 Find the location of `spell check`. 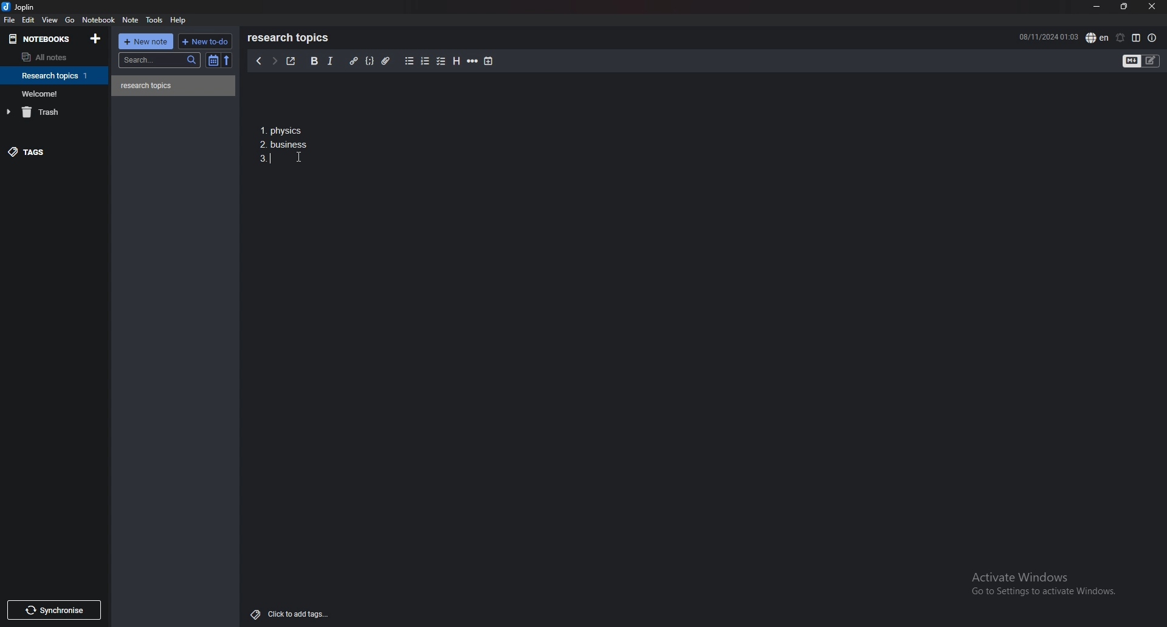

spell check is located at coordinates (1097, 37).